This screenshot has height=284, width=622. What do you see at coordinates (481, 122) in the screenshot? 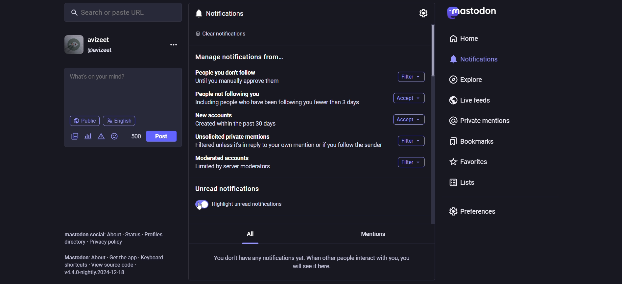
I see `private mentions` at bounding box center [481, 122].